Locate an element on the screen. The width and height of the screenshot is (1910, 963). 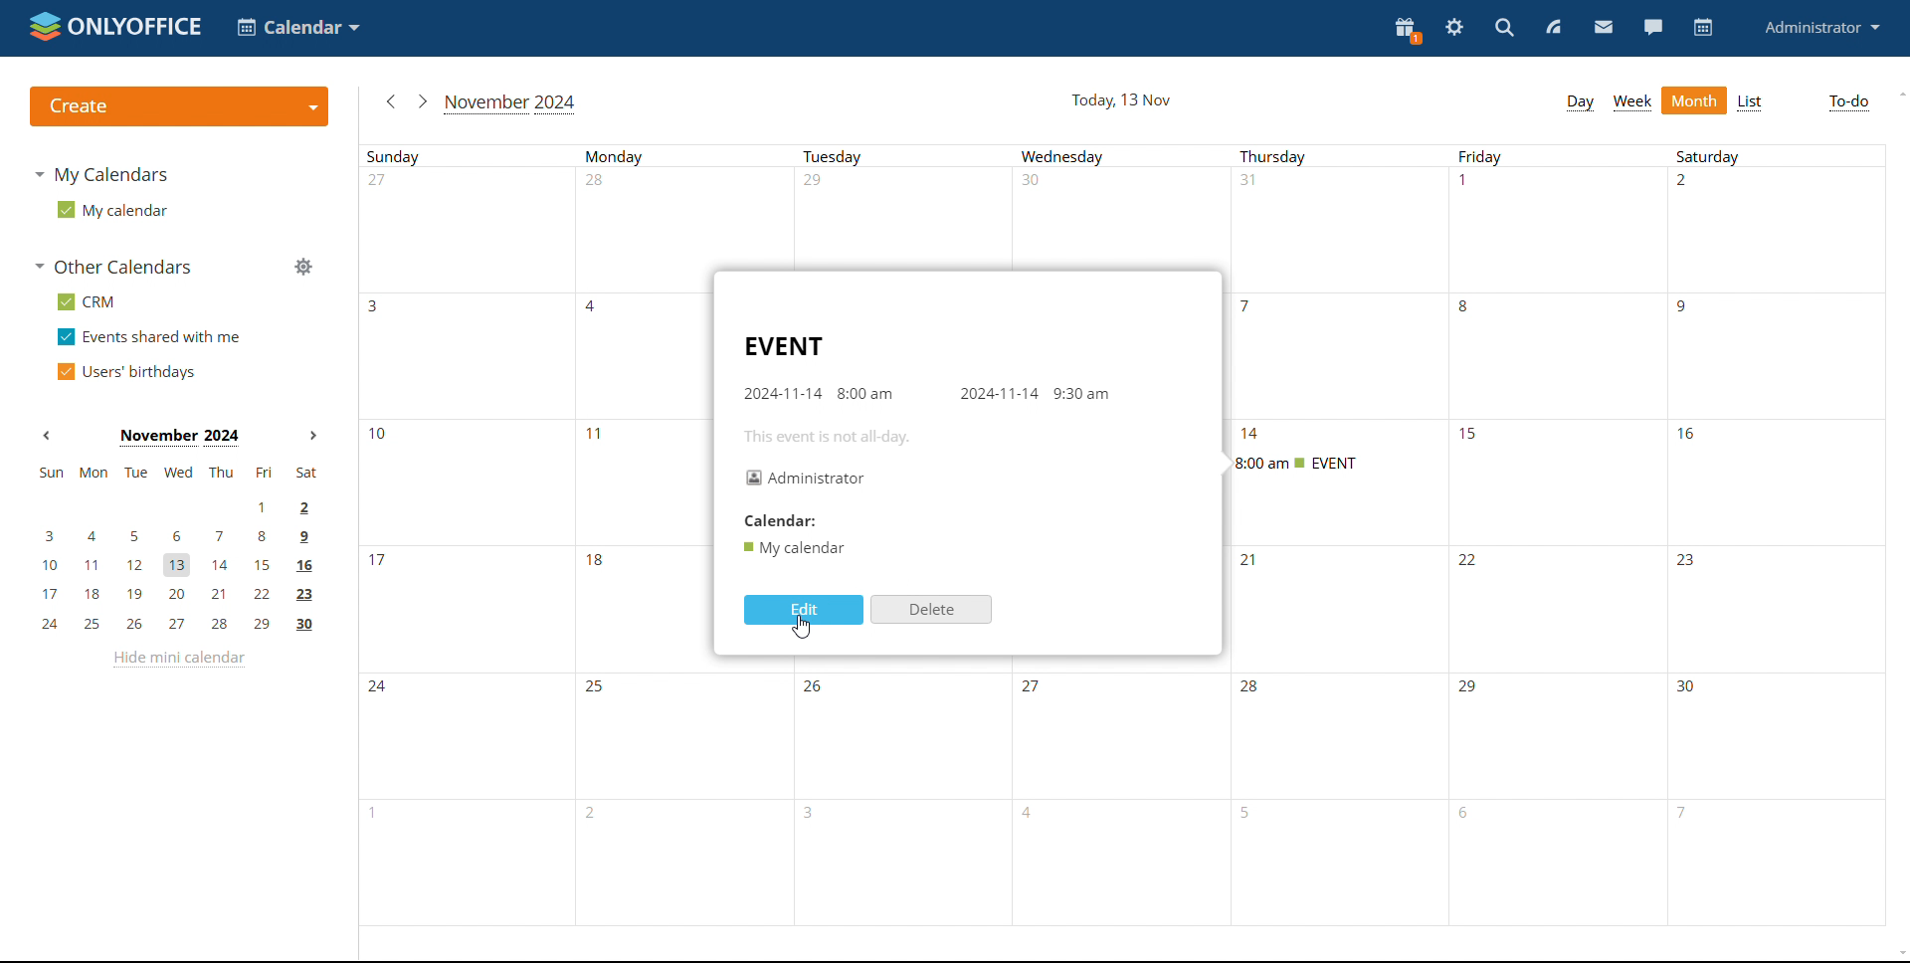
start time is located at coordinates (865, 393).